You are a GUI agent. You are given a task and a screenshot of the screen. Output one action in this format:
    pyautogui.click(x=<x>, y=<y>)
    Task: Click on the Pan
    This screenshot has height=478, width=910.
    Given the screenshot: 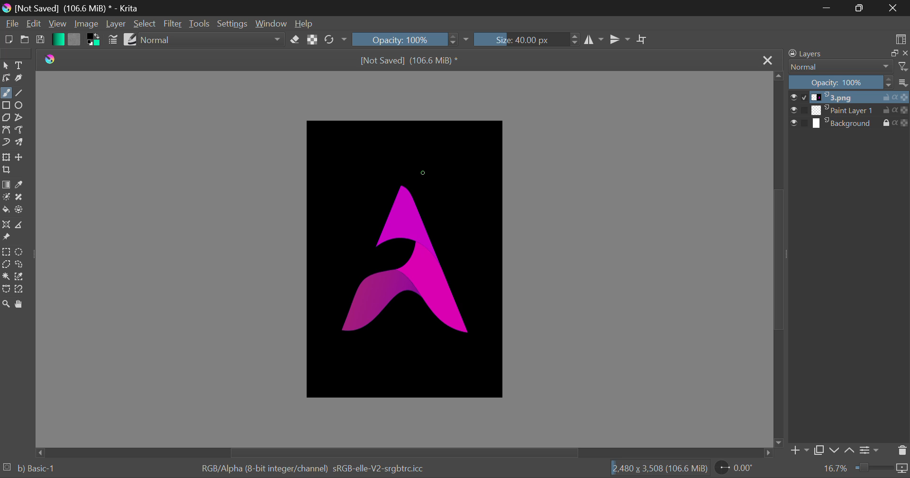 What is the action you would take?
    pyautogui.click(x=23, y=304)
    